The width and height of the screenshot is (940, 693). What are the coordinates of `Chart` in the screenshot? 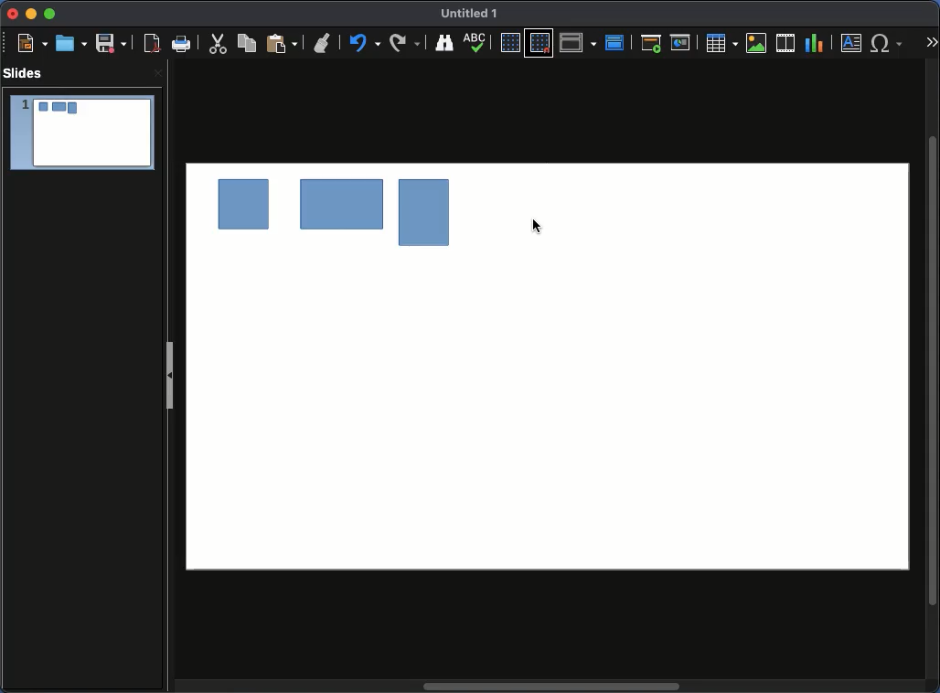 It's located at (816, 44).